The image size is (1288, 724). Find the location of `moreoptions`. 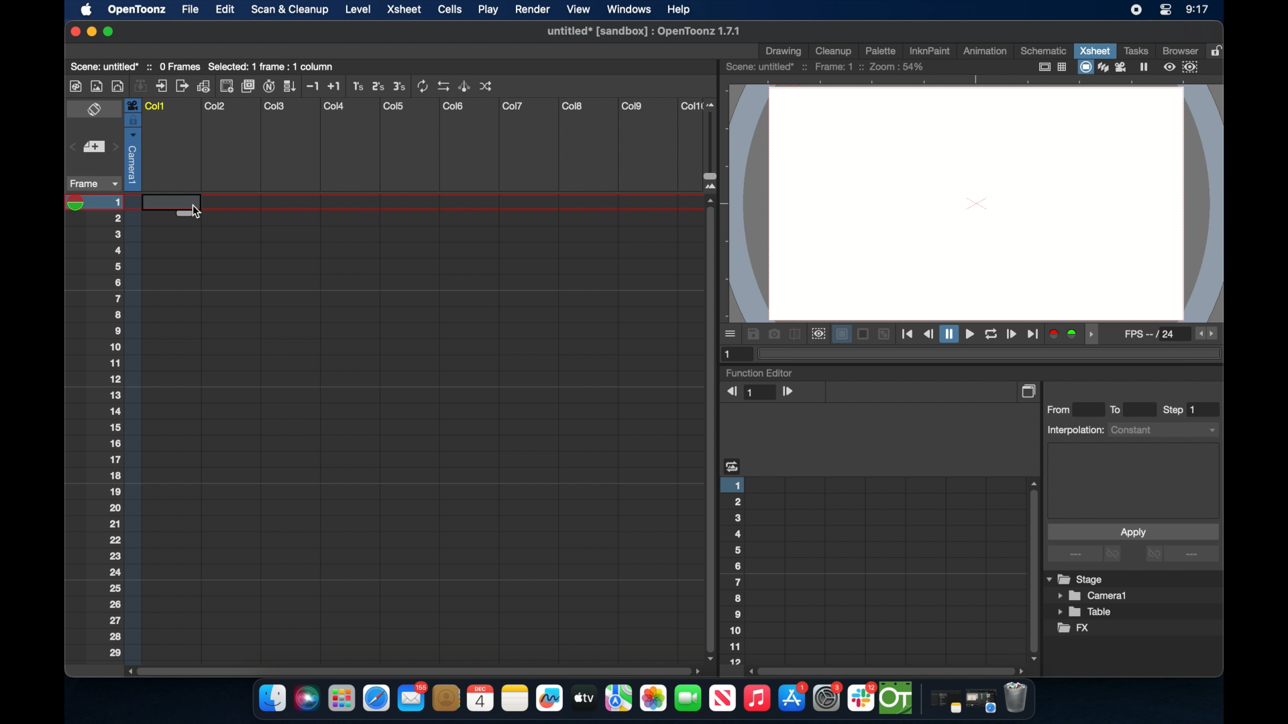

moreoptions is located at coordinates (731, 333).